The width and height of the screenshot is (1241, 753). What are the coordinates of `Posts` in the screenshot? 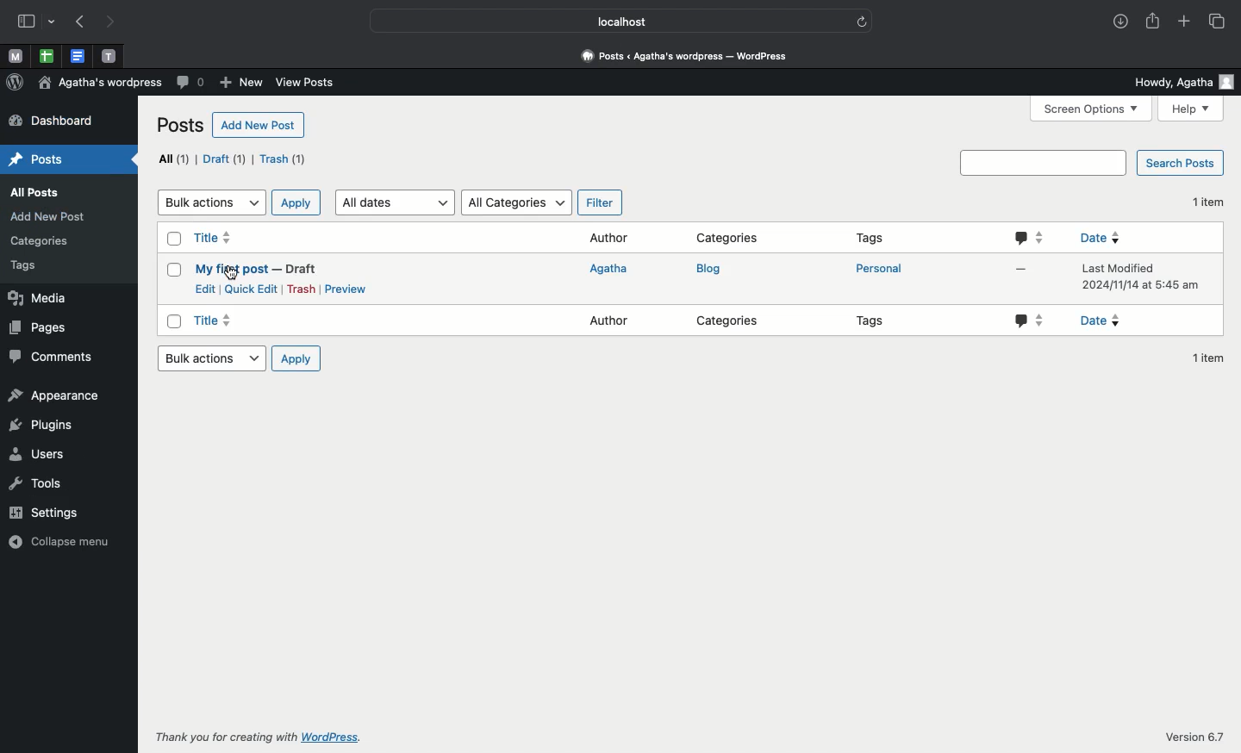 It's located at (47, 161).